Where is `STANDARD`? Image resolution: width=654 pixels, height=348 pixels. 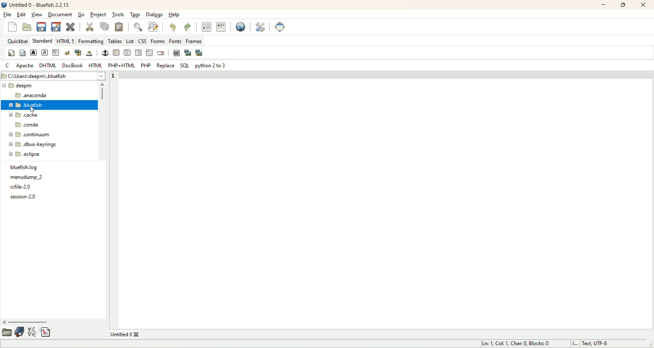
STANDARD is located at coordinates (44, 41).